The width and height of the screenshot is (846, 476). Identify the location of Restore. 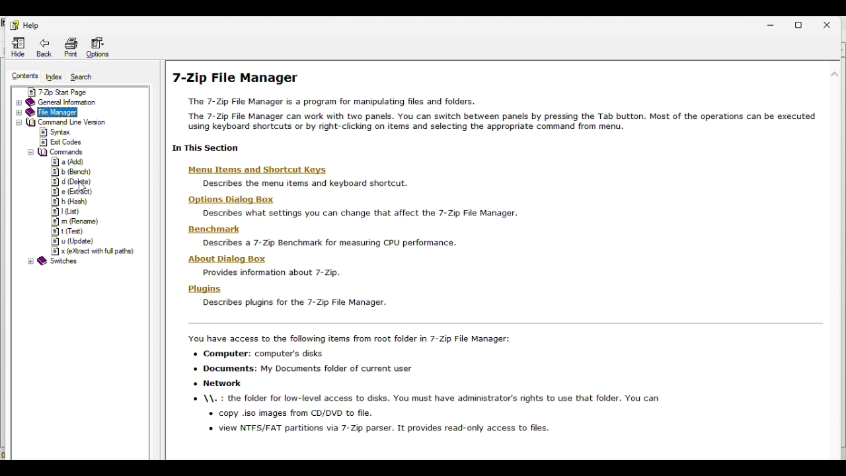
(806, 22).